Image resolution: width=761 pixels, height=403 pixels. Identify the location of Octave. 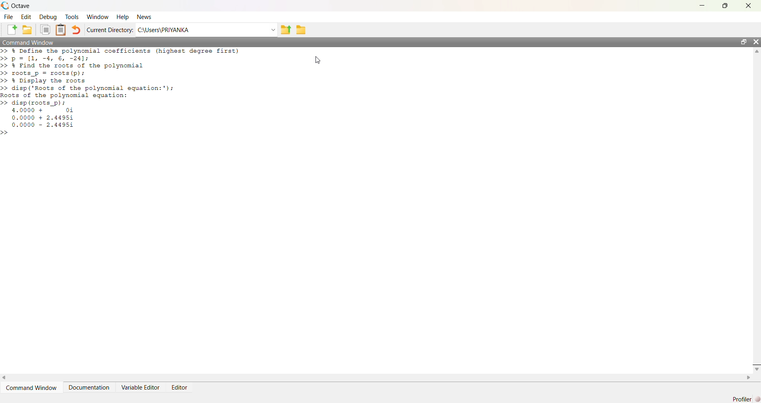
(19, 6).